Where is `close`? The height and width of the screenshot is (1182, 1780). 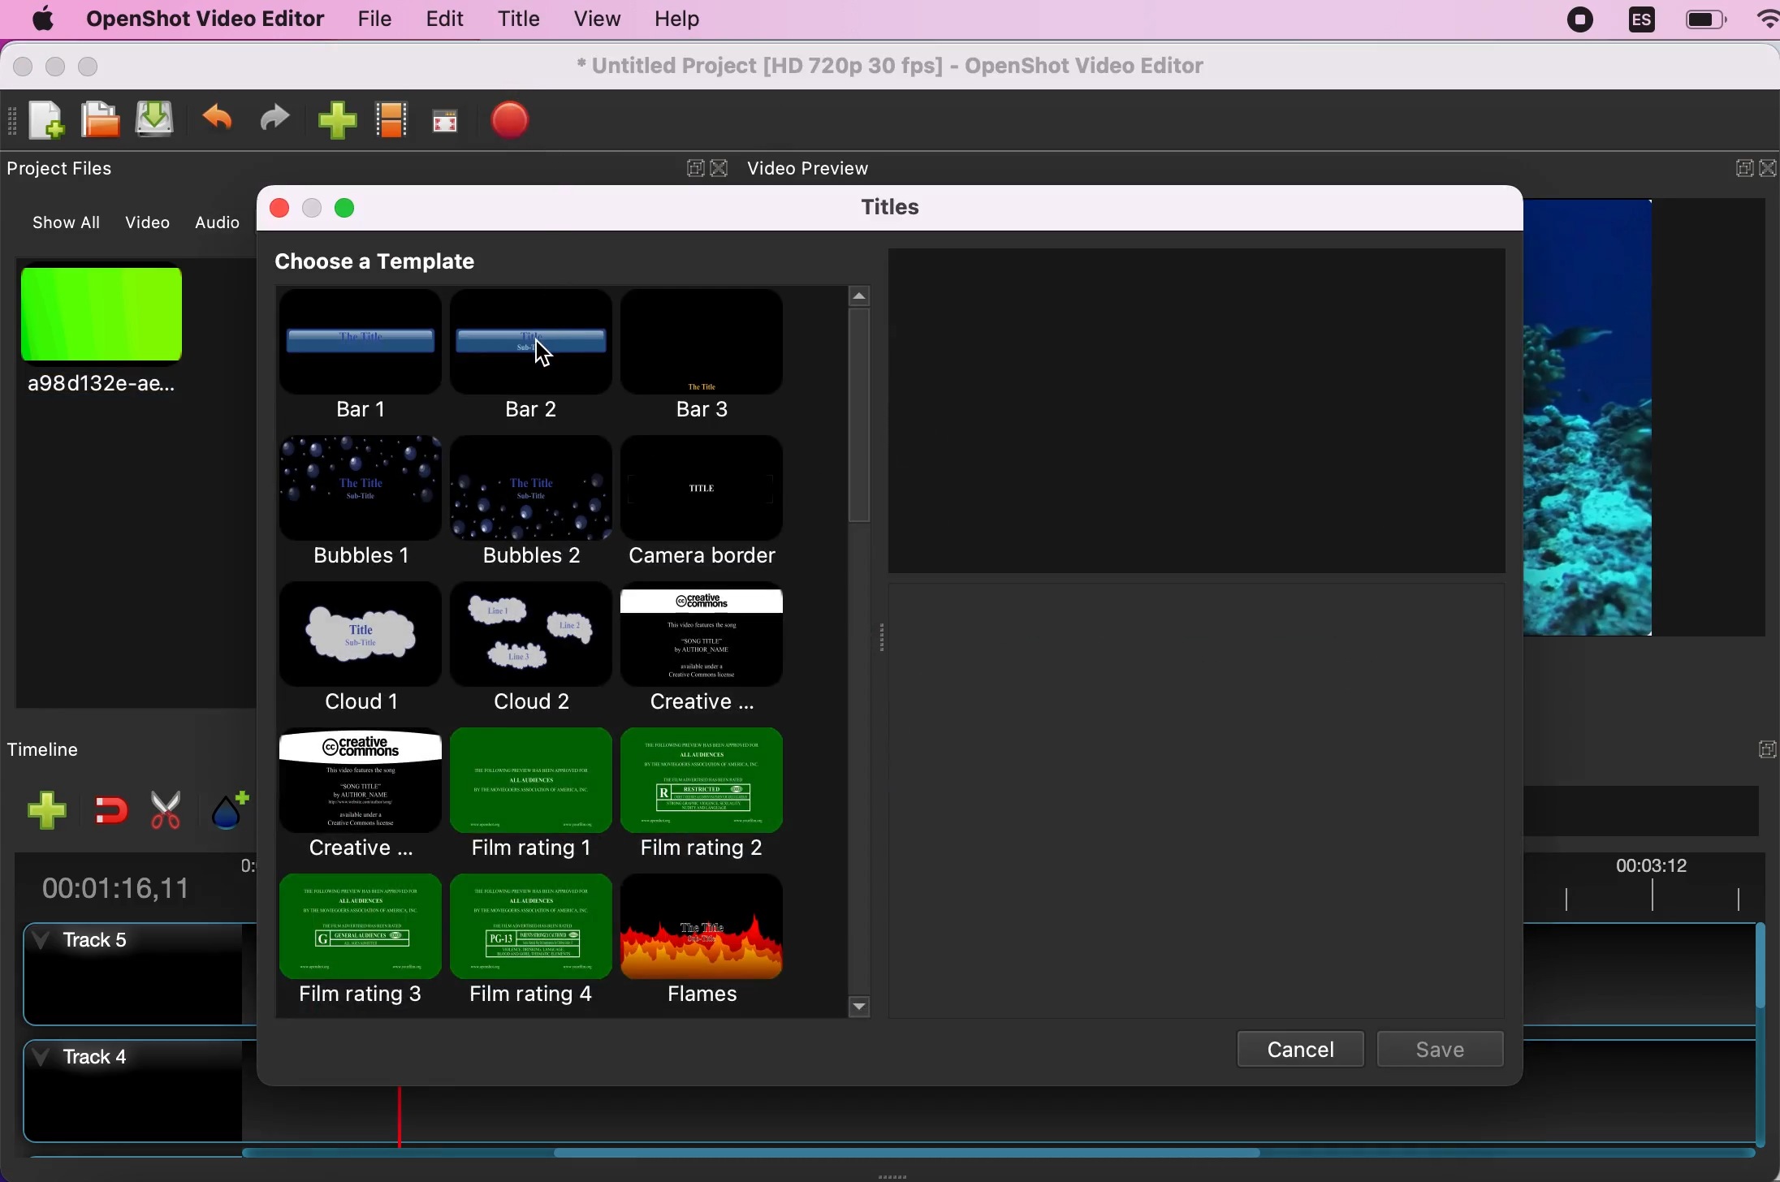
close is located at coordinates (1769, 172).